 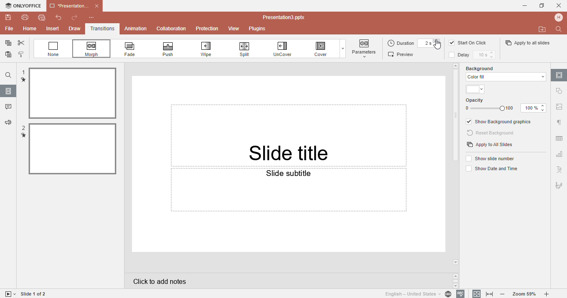 I want to click on Background, so click(x=486, y=68).